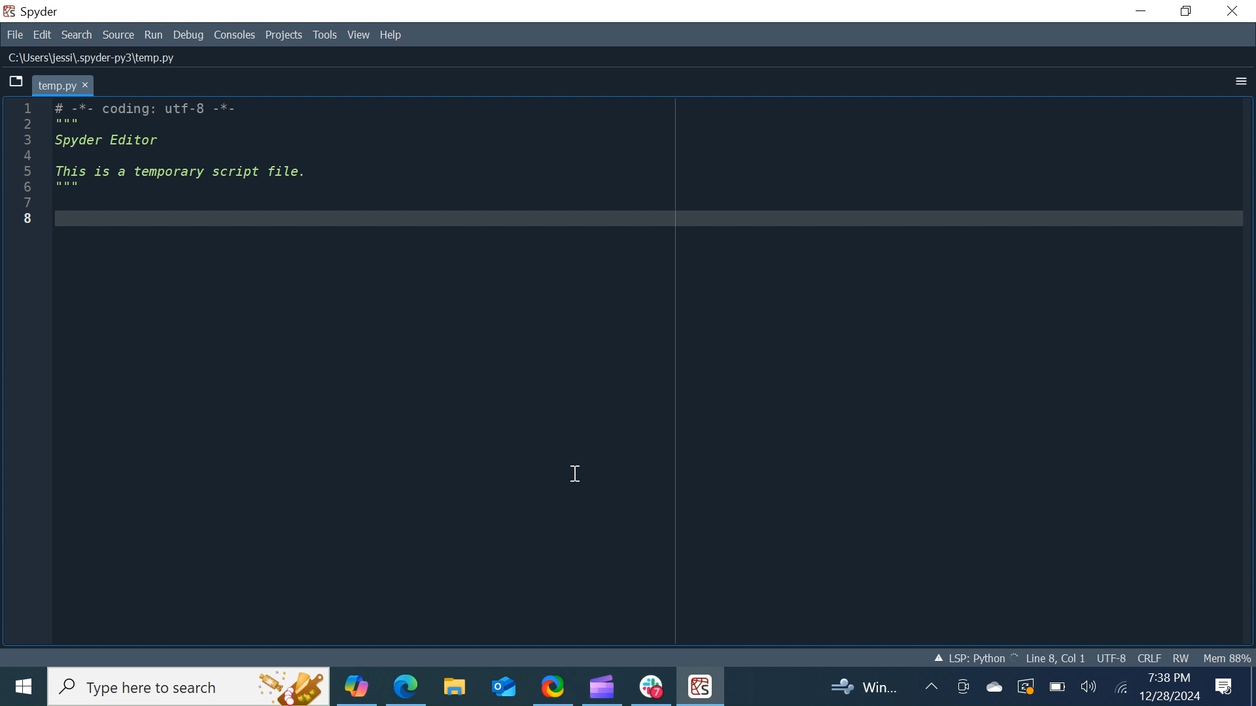 This screenshot has height=706, width=1256. Describe the element at coordinates (17, 82) in the screenshot. I see `Browse tab` at that location.